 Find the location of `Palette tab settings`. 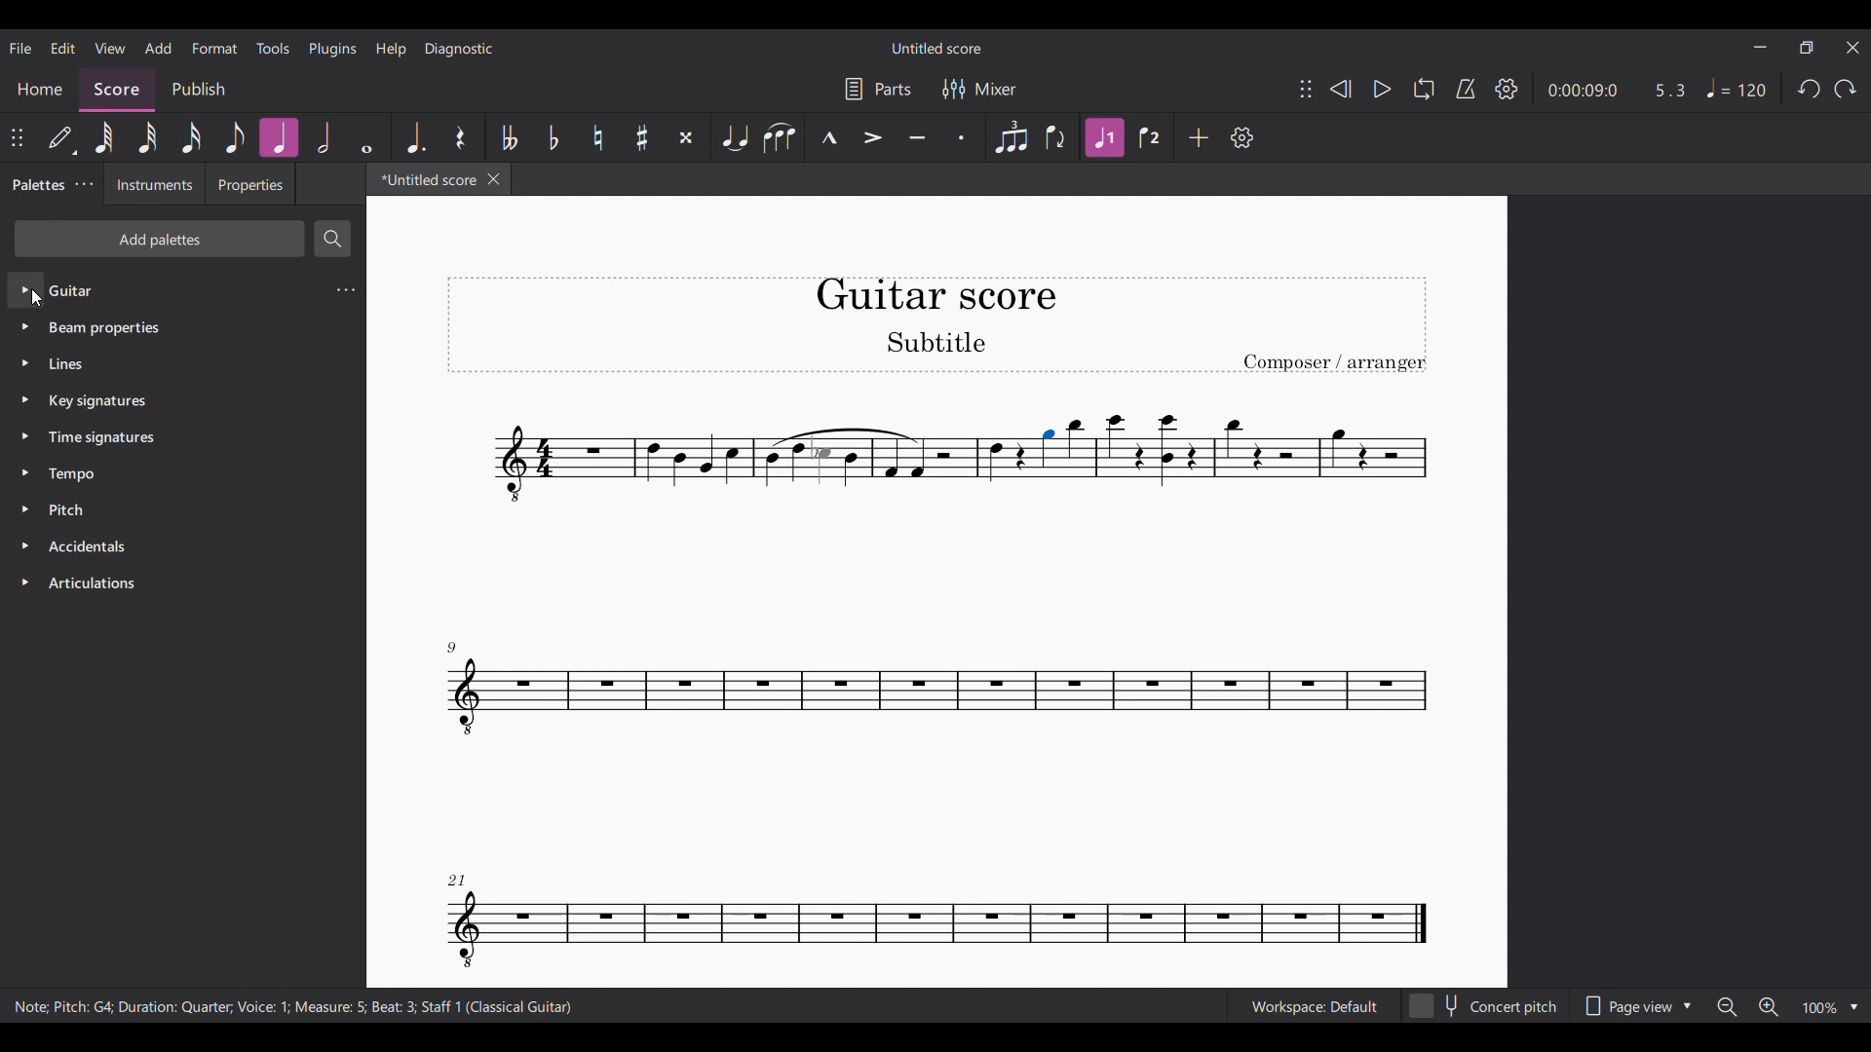

Palette tab settings is located at coordinates (86, 184).